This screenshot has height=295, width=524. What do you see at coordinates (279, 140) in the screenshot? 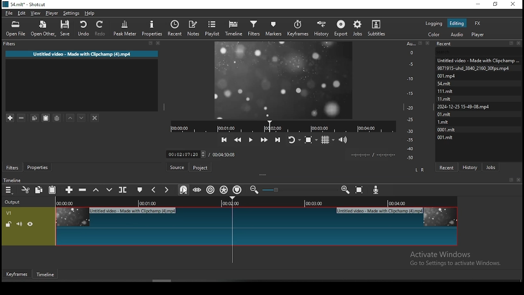
I see `skip to the next point` at bounding box center [279, 140].